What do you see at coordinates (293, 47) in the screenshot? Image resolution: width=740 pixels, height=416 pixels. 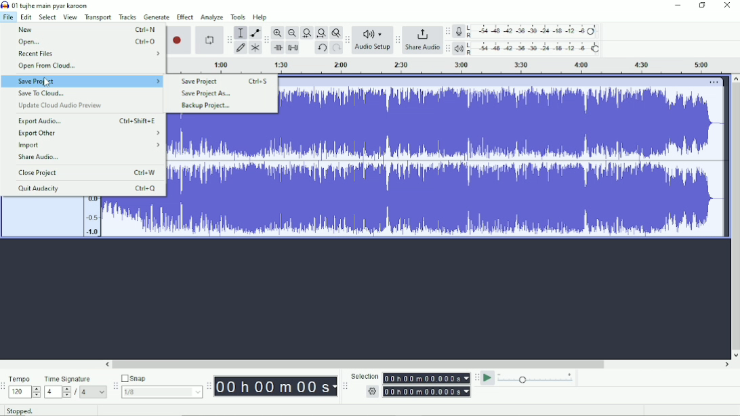 I see `Silence audio selection` at bounding box center [293, 47].